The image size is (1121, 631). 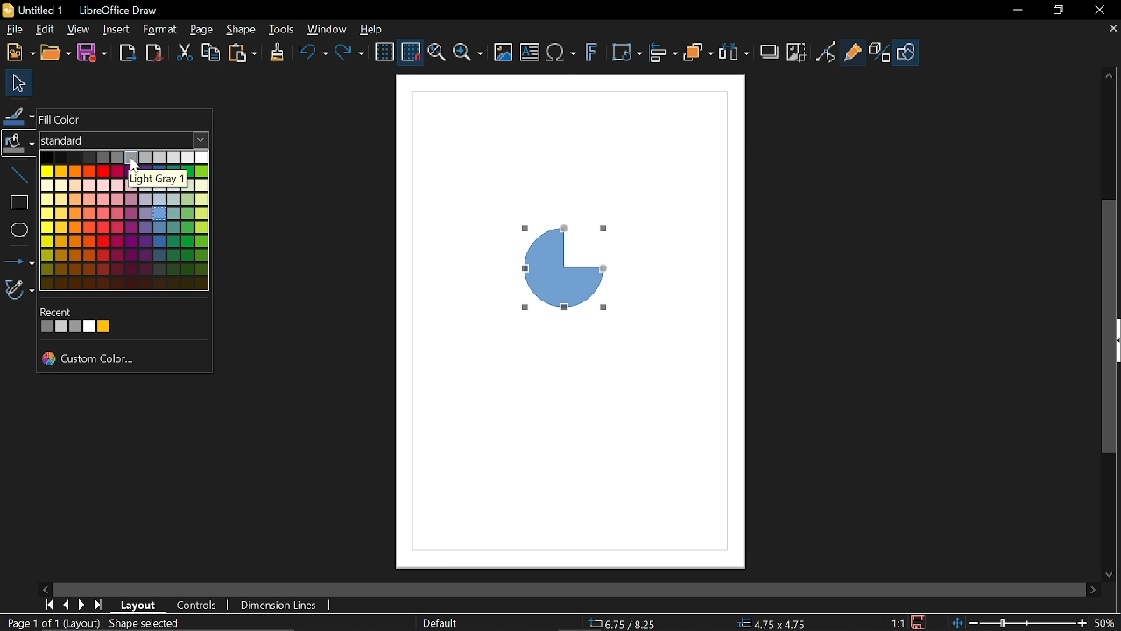 What do you see at coordinates (350, 54) in the screenshot?
I see `Redo` at bounding box center [350, 54].